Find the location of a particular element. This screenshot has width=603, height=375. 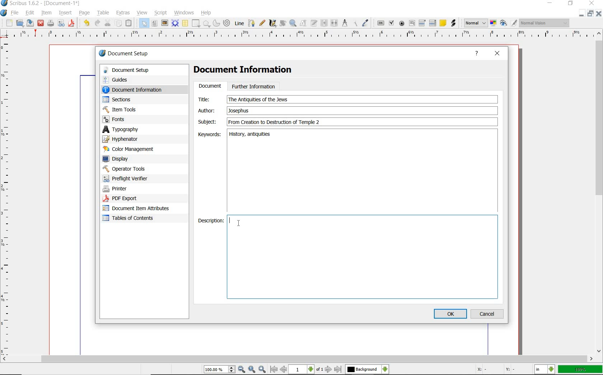

Item Tools is located at coordinates (136, 109).